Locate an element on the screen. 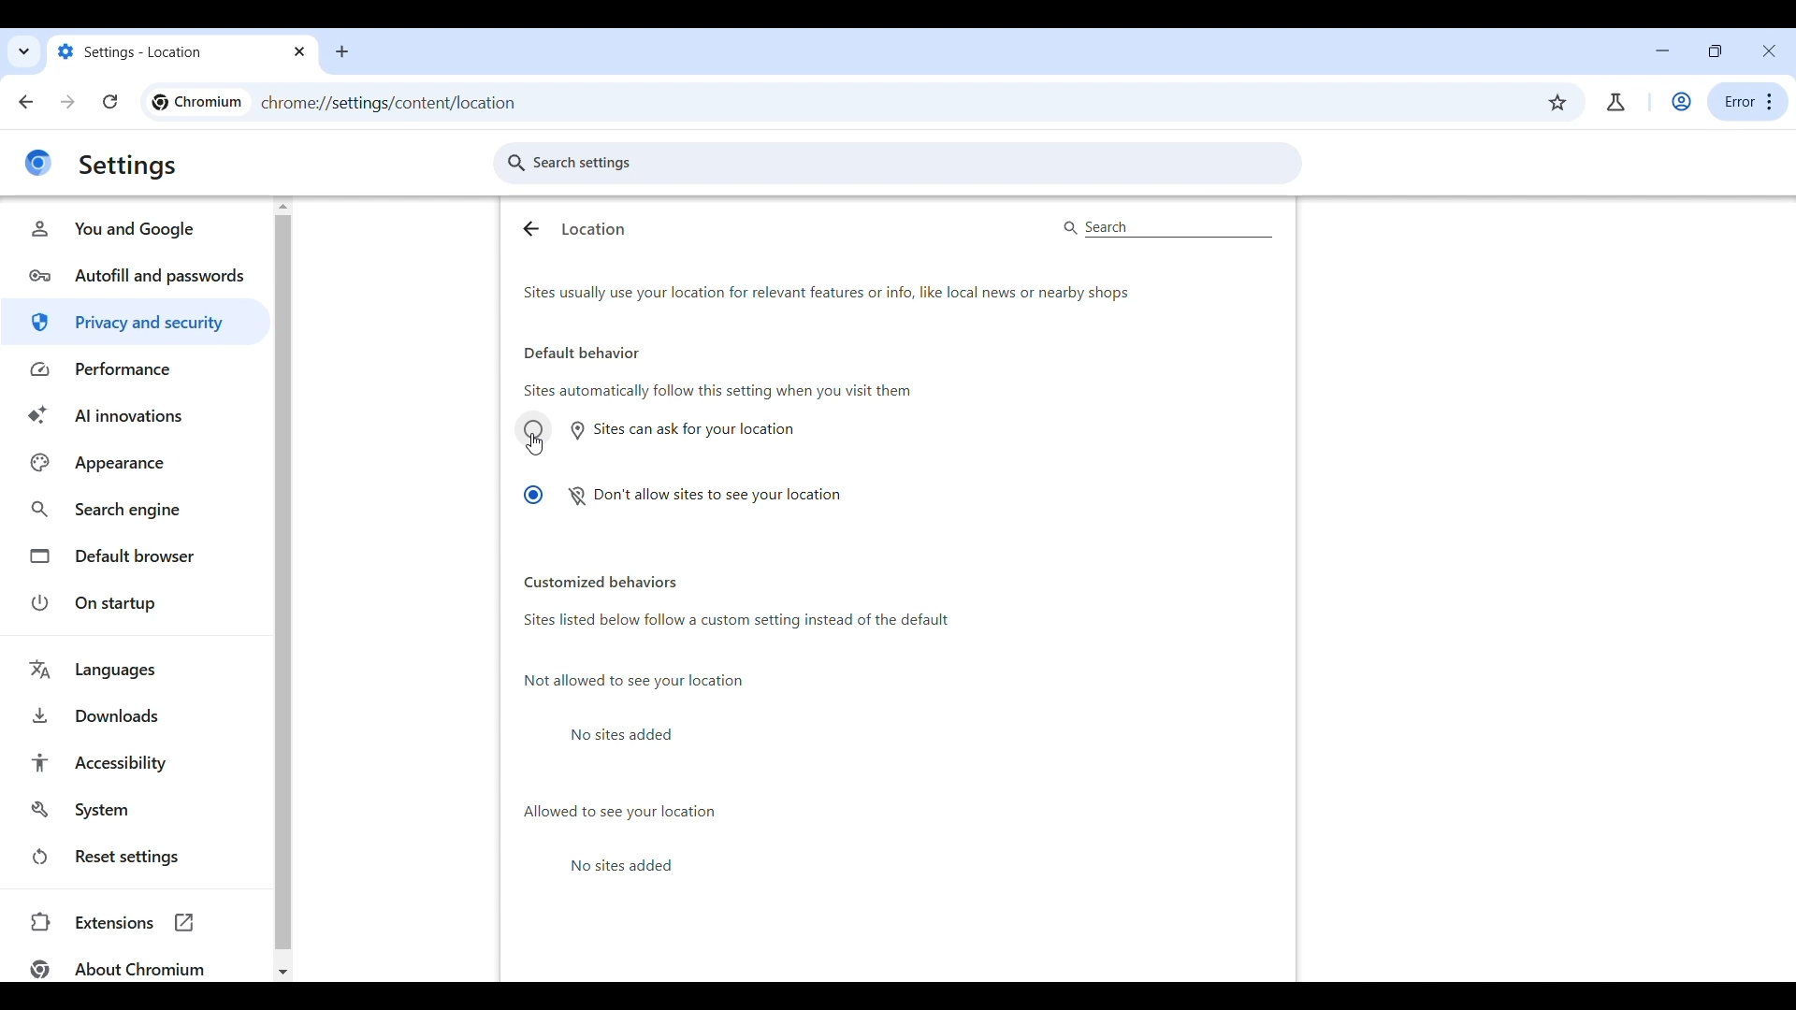  sites automatically follow this setting when you visit them  is located at coordinates (718, 393).